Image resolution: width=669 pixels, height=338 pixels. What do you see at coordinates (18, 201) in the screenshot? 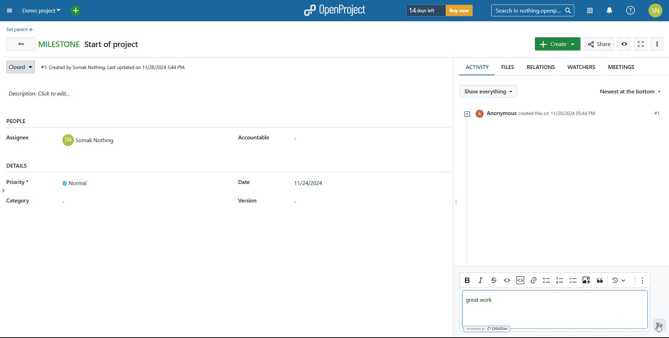
I see `category` at bounding box center [18, 201].